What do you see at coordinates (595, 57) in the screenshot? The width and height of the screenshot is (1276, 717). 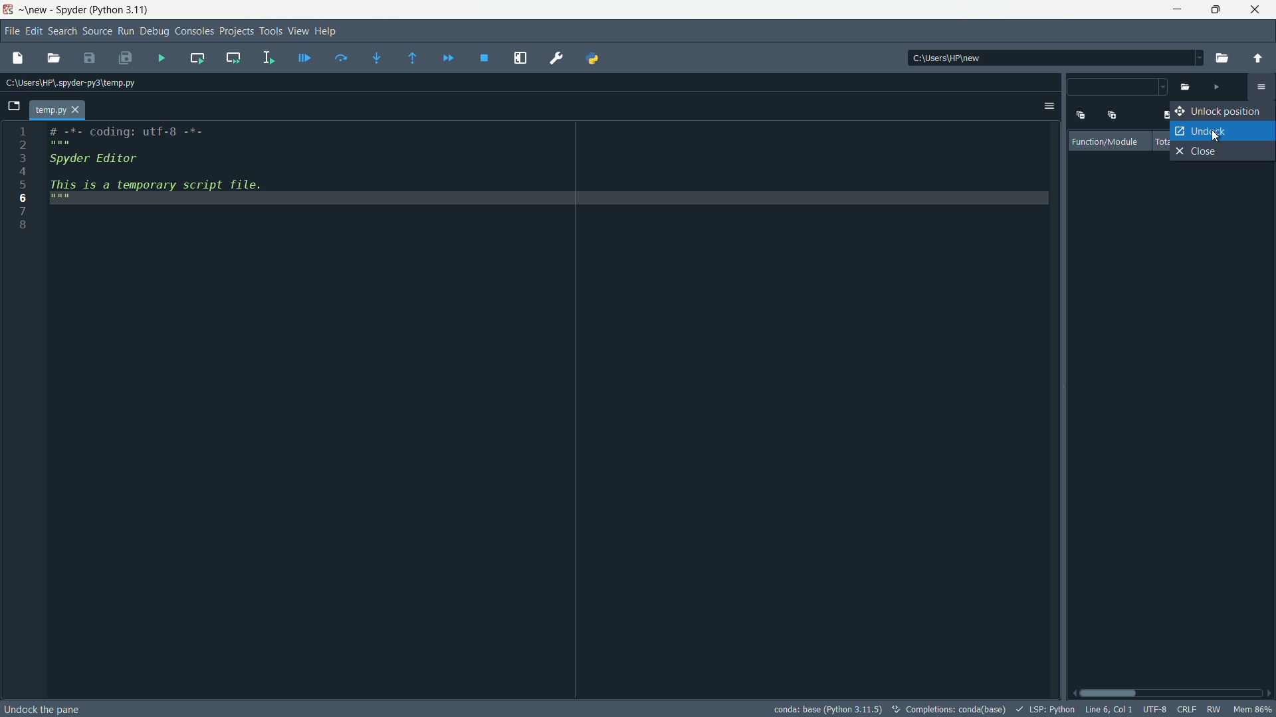 I see `python path manager` at bounding box center [595, 57].